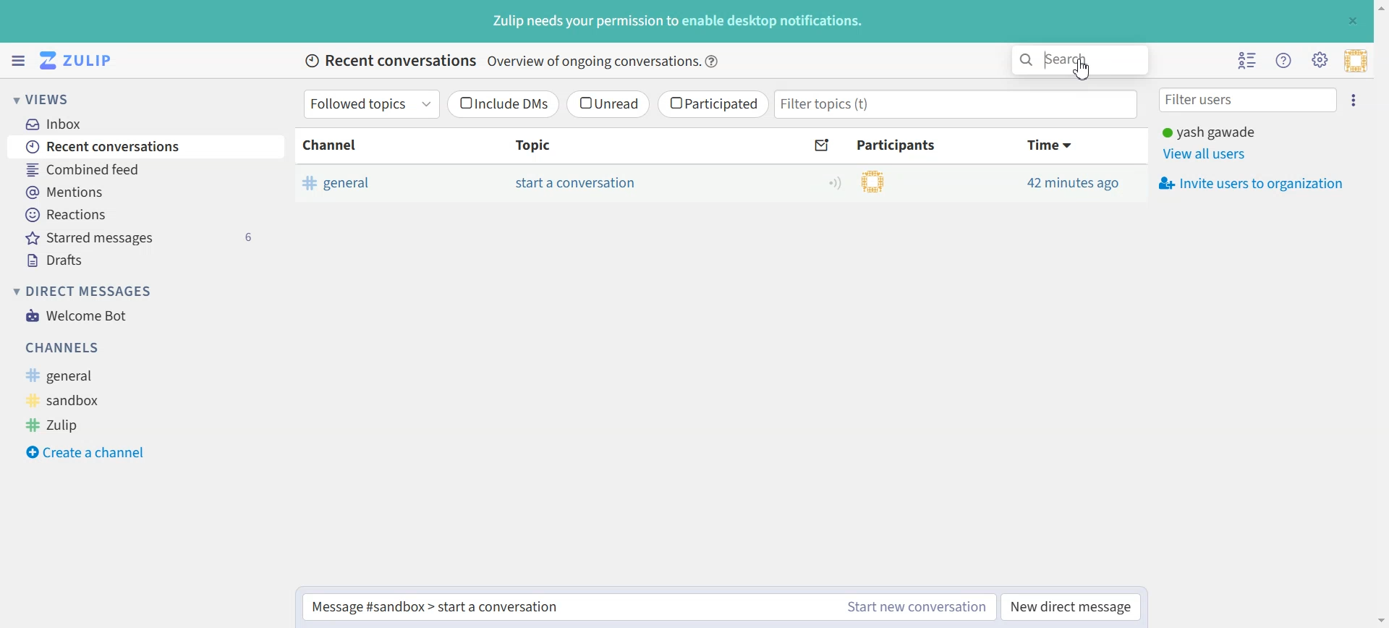 This screenshot has height=628, width=1389. Describe the element at coordinates (137, 122) in the screenshot. I see `Inbox` at that location.